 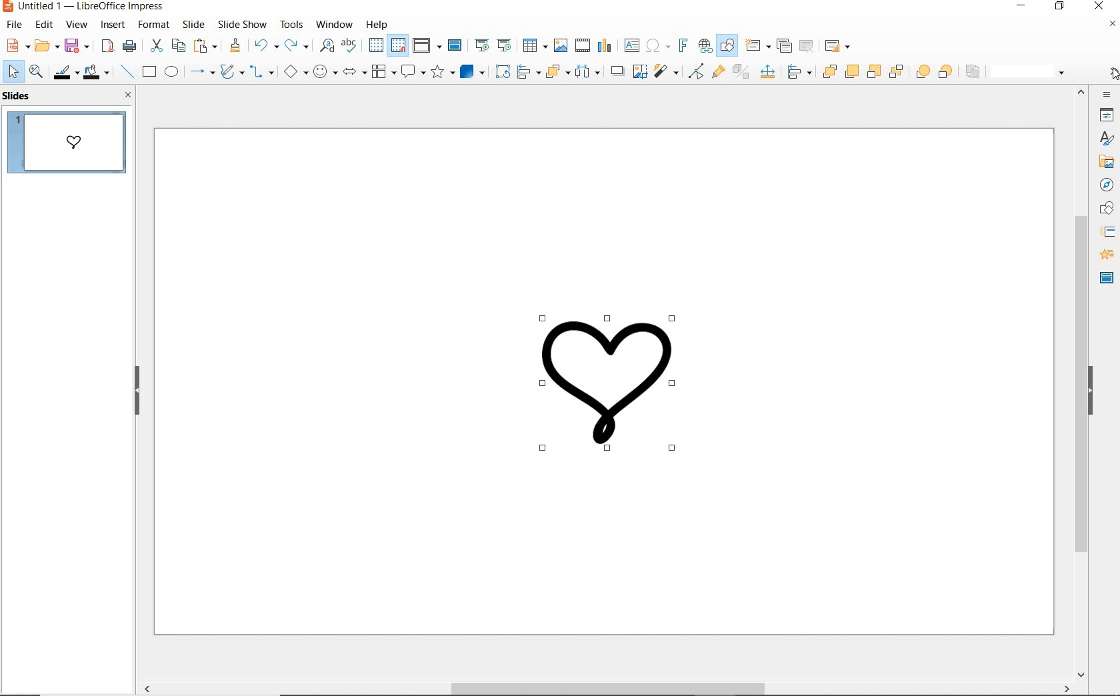 I want to click on MASTER SLIDE, so click(x=1107, y=279).